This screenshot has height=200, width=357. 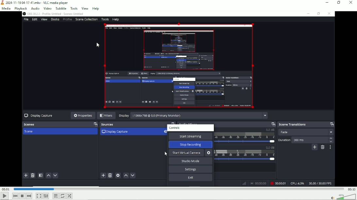 What do you see at coordinates (61, 8) in the screenshot?
I see `Subtitle` at bounding box center [61, 8].